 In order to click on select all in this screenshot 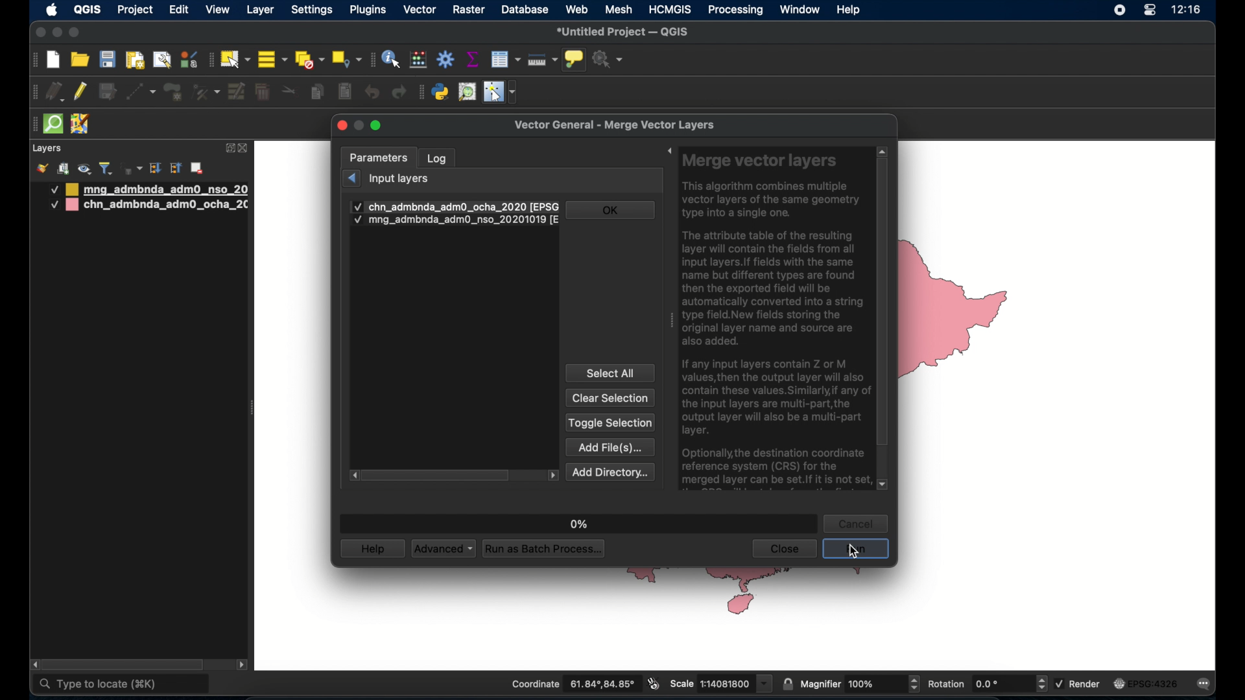, I will do `click(610, 373)`.